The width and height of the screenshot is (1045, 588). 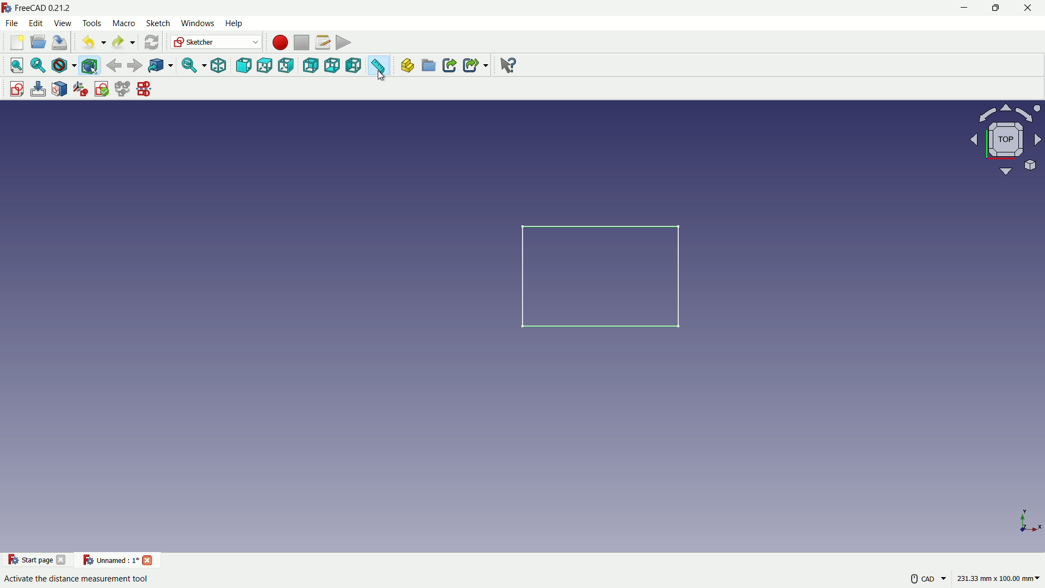 What do you see at coordinates (198, 23) in the screenshot?
I see `windows menu` at bounding box center [198, 23].